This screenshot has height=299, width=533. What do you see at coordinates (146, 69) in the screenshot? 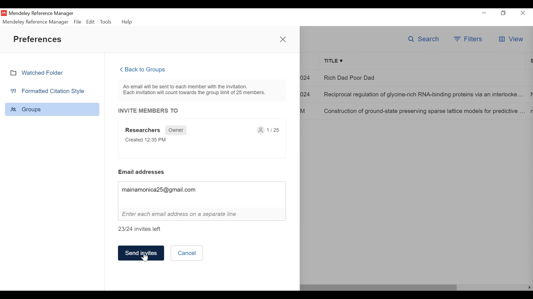
I see `Back to Groups` at bounding box center [146, 69].